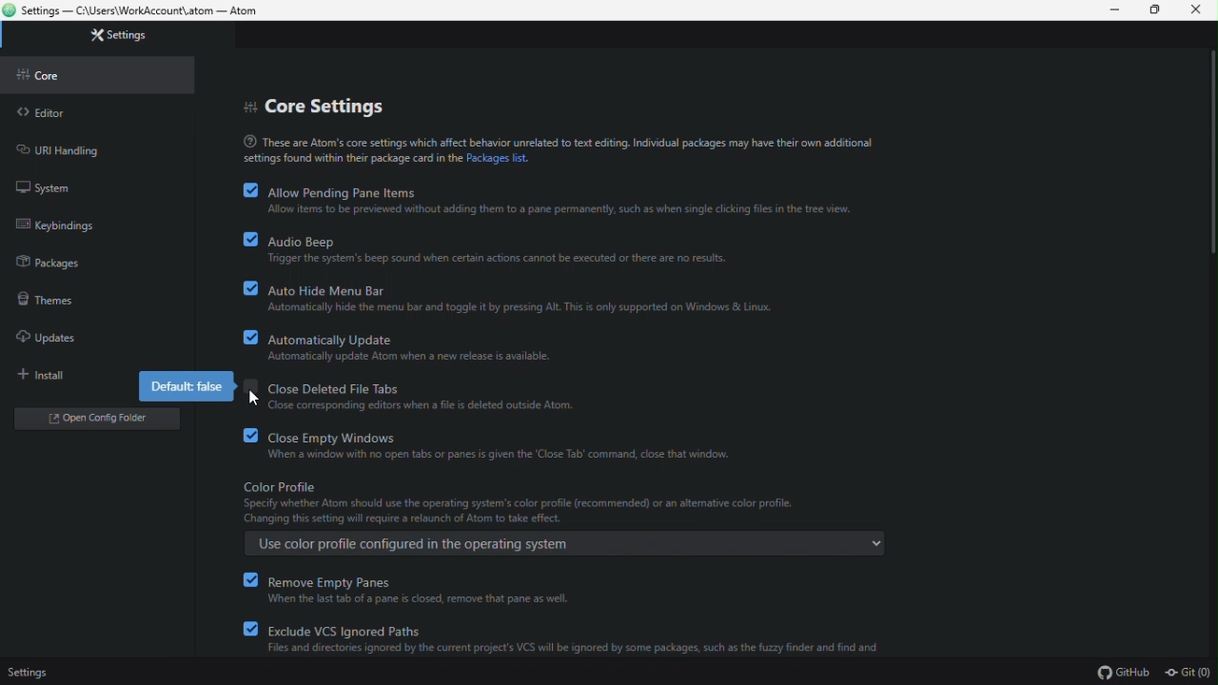  I want to click on automatically update, so click(413, 346).